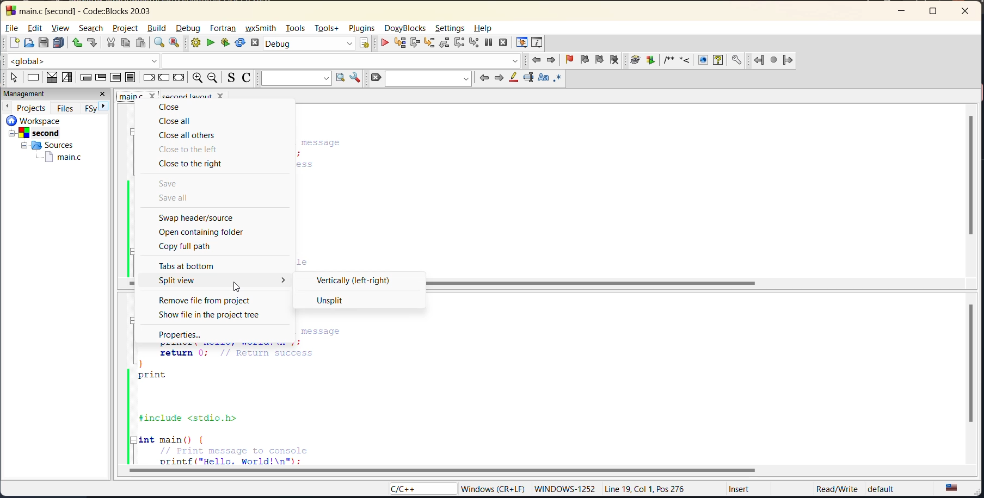  What do you see at coordinates (67, 108) in the screenshot?
I see `files` at bounding box center [67, 108].